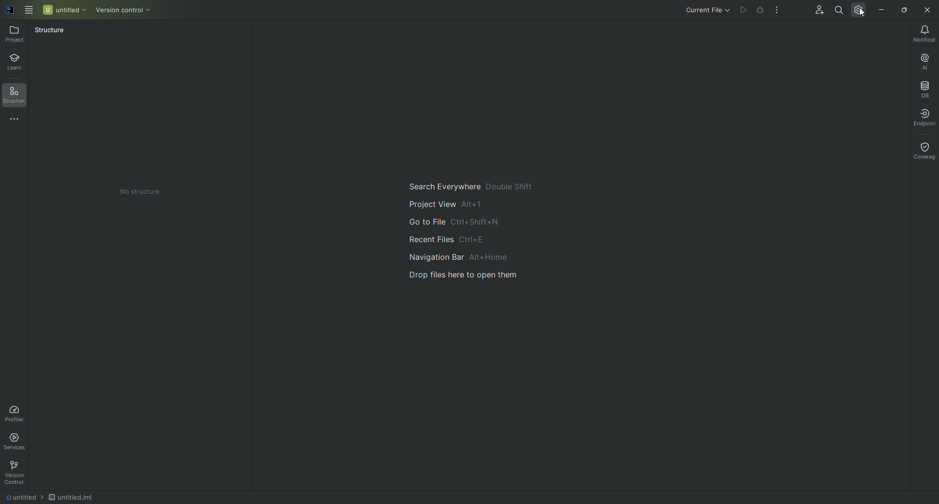  What do you see at coordinates (17, 412) in the screenshot?
I see `Profiler` at bounding box center [17, 412].